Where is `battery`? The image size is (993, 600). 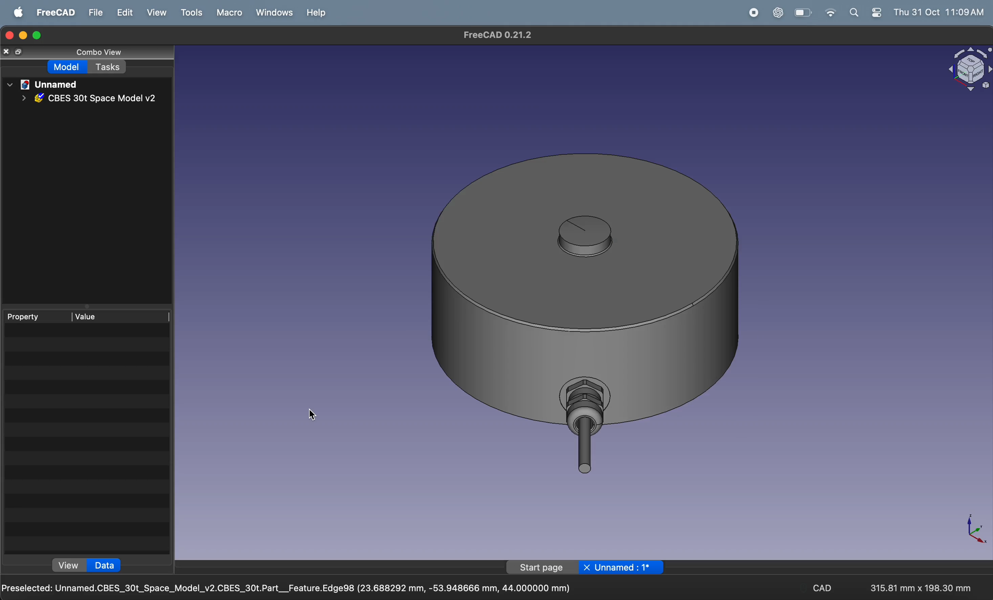 battery is located at coordinates (804, 12).